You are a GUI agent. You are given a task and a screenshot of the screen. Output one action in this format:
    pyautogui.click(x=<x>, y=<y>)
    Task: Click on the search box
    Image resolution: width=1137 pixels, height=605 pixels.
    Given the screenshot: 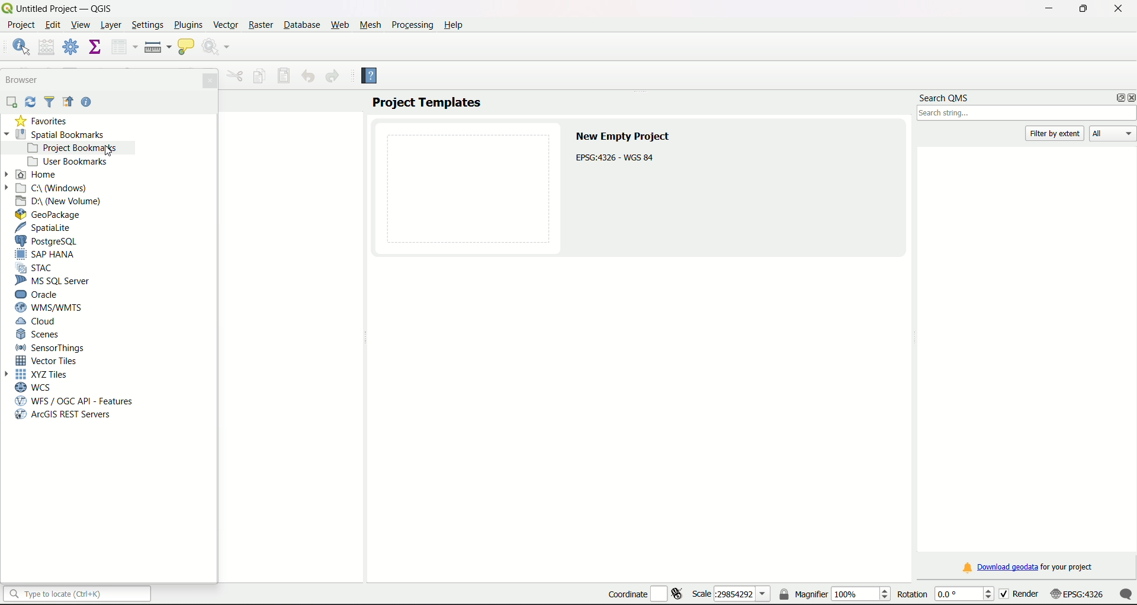 What is the action you would take?
    pyautogui.click(x=1027, y=114)
    